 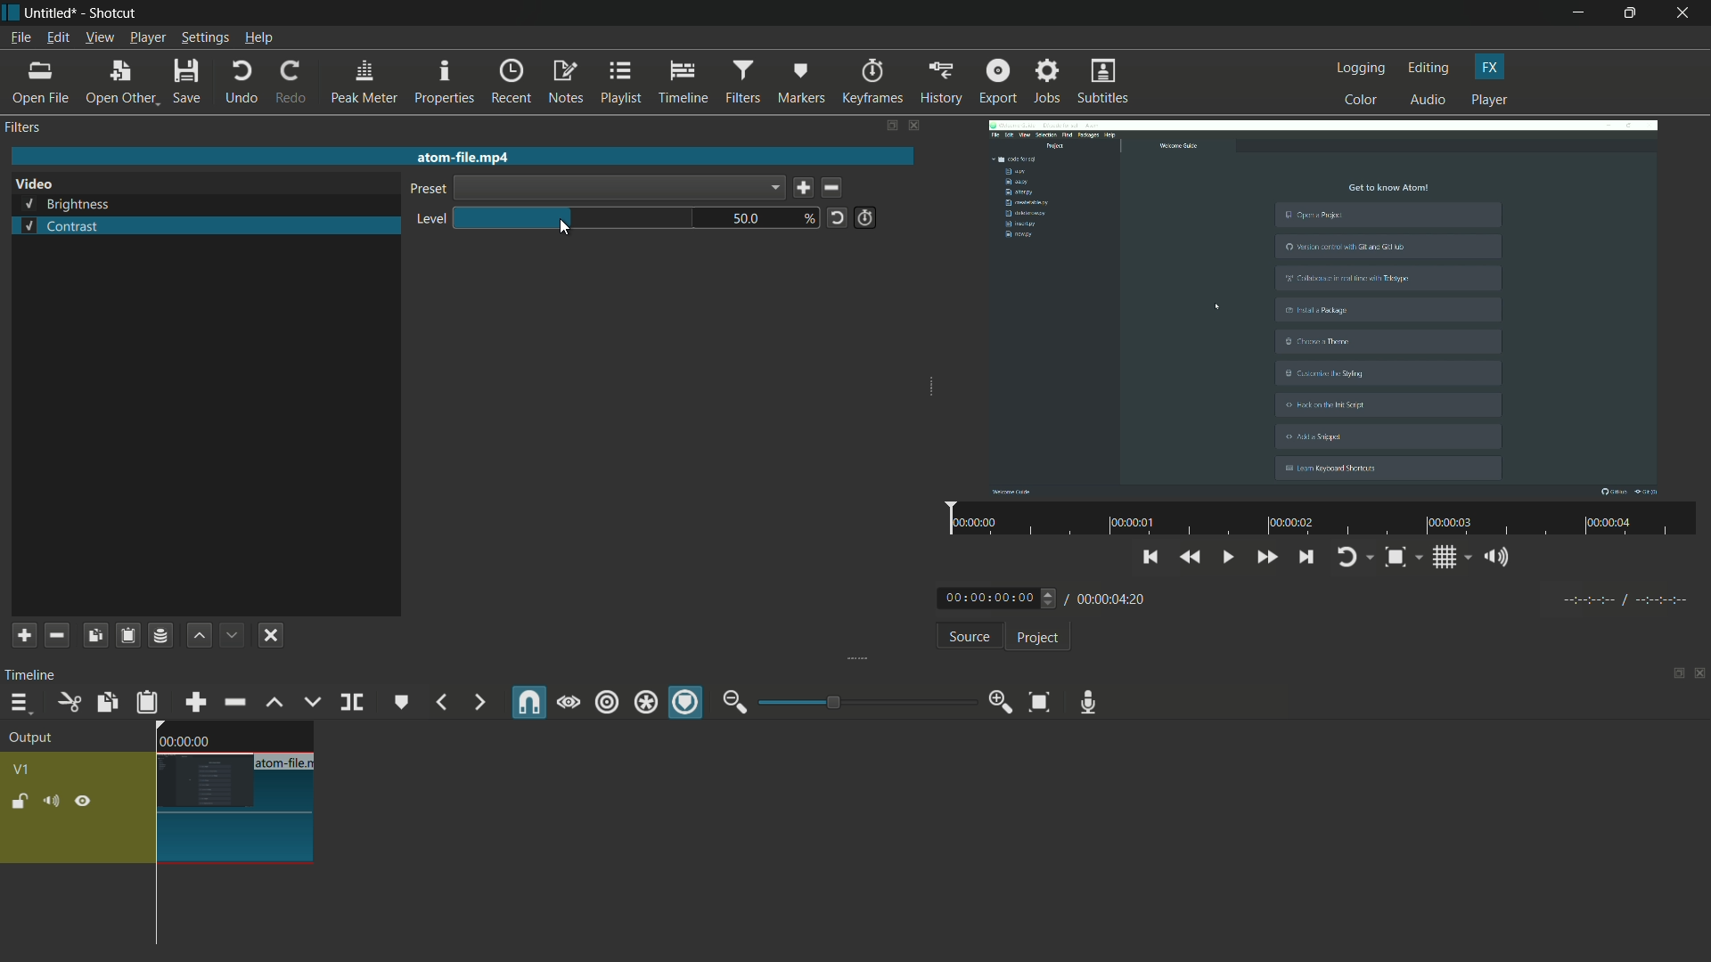 I want to click on playlist, so click(x=622, y=82).